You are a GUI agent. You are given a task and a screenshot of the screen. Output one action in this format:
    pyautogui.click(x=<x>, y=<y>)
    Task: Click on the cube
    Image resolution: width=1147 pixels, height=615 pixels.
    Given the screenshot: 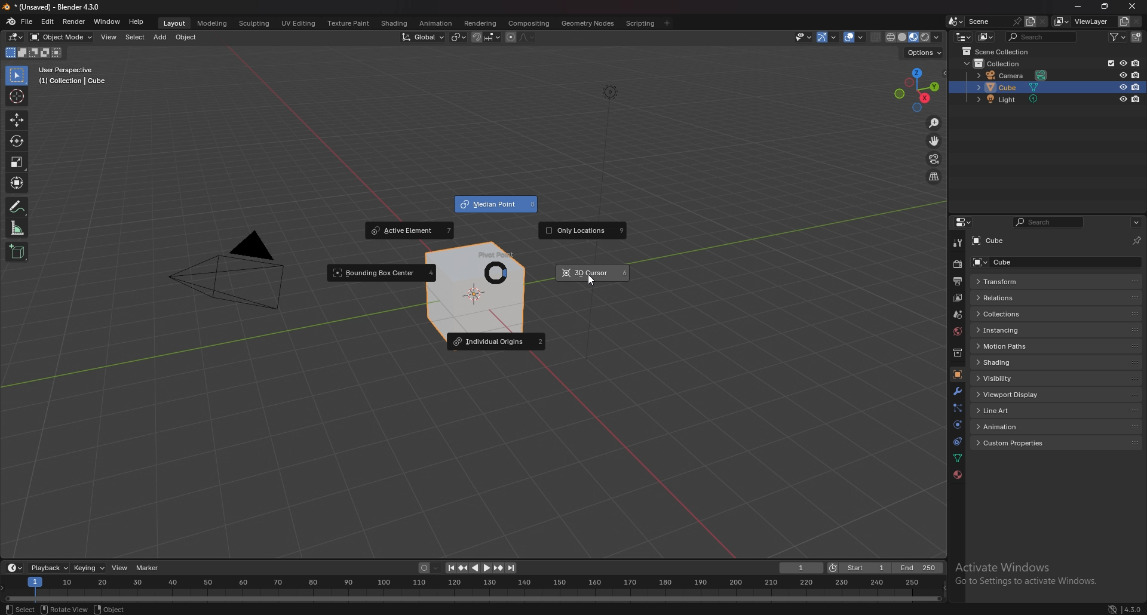 What is the action you would take?
    pyautogui.click(x=993, y=241)
    